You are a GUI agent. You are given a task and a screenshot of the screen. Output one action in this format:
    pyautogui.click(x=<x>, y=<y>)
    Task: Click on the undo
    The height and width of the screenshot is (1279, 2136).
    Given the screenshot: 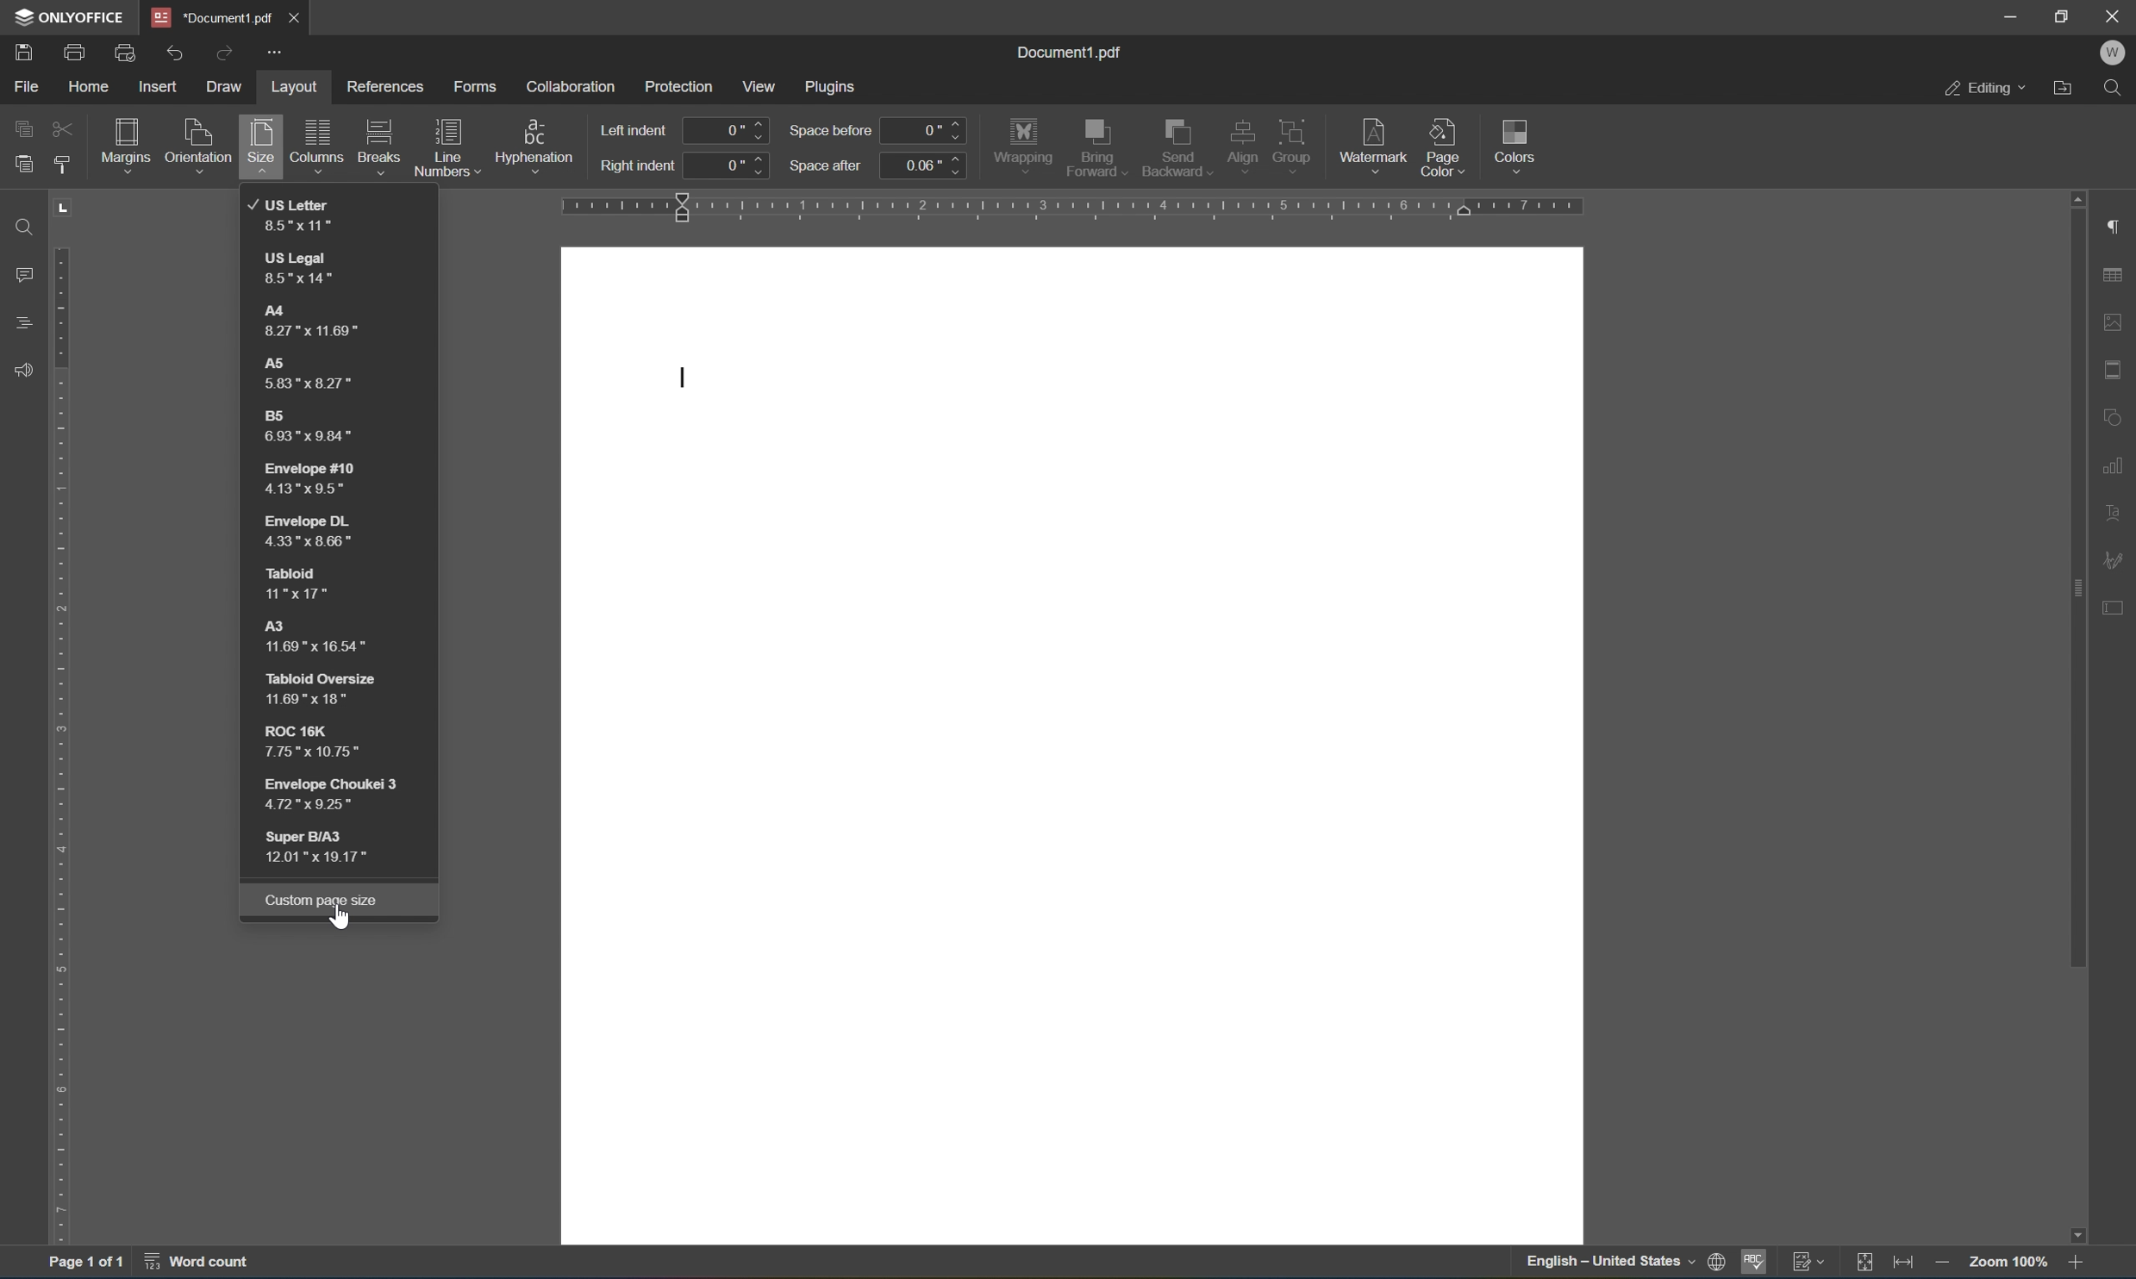 What is the action you would take?
    pyautogui.click(x=179, y=49)
    